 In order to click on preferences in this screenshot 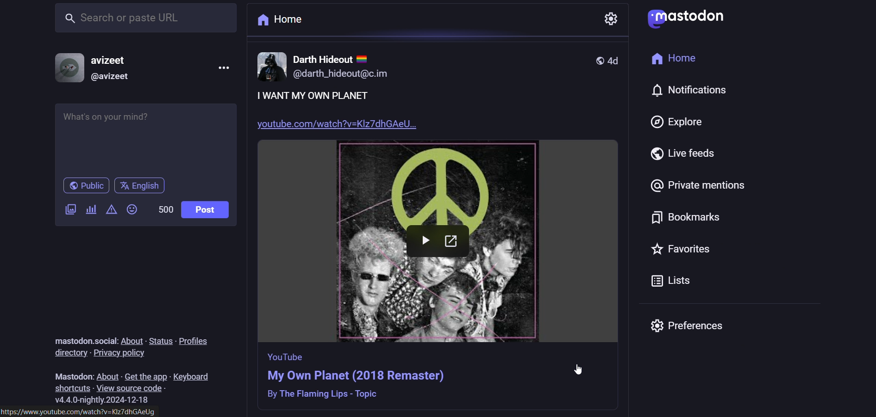, I will do `click(690, 326)`.